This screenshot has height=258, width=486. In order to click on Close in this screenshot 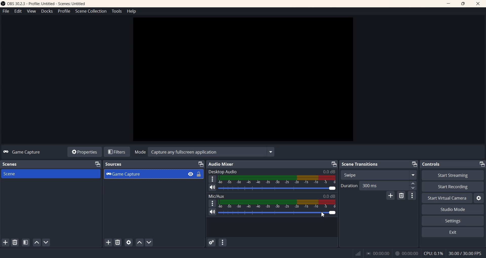, I will do `click(478, 4)`.